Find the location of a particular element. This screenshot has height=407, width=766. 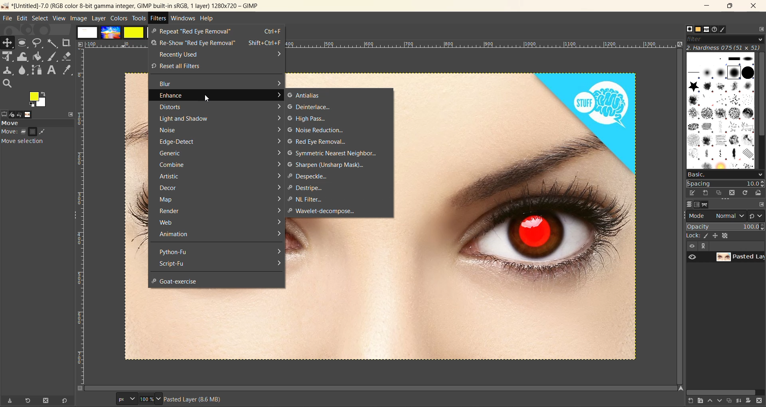

close is located at coordinates (754, 6).